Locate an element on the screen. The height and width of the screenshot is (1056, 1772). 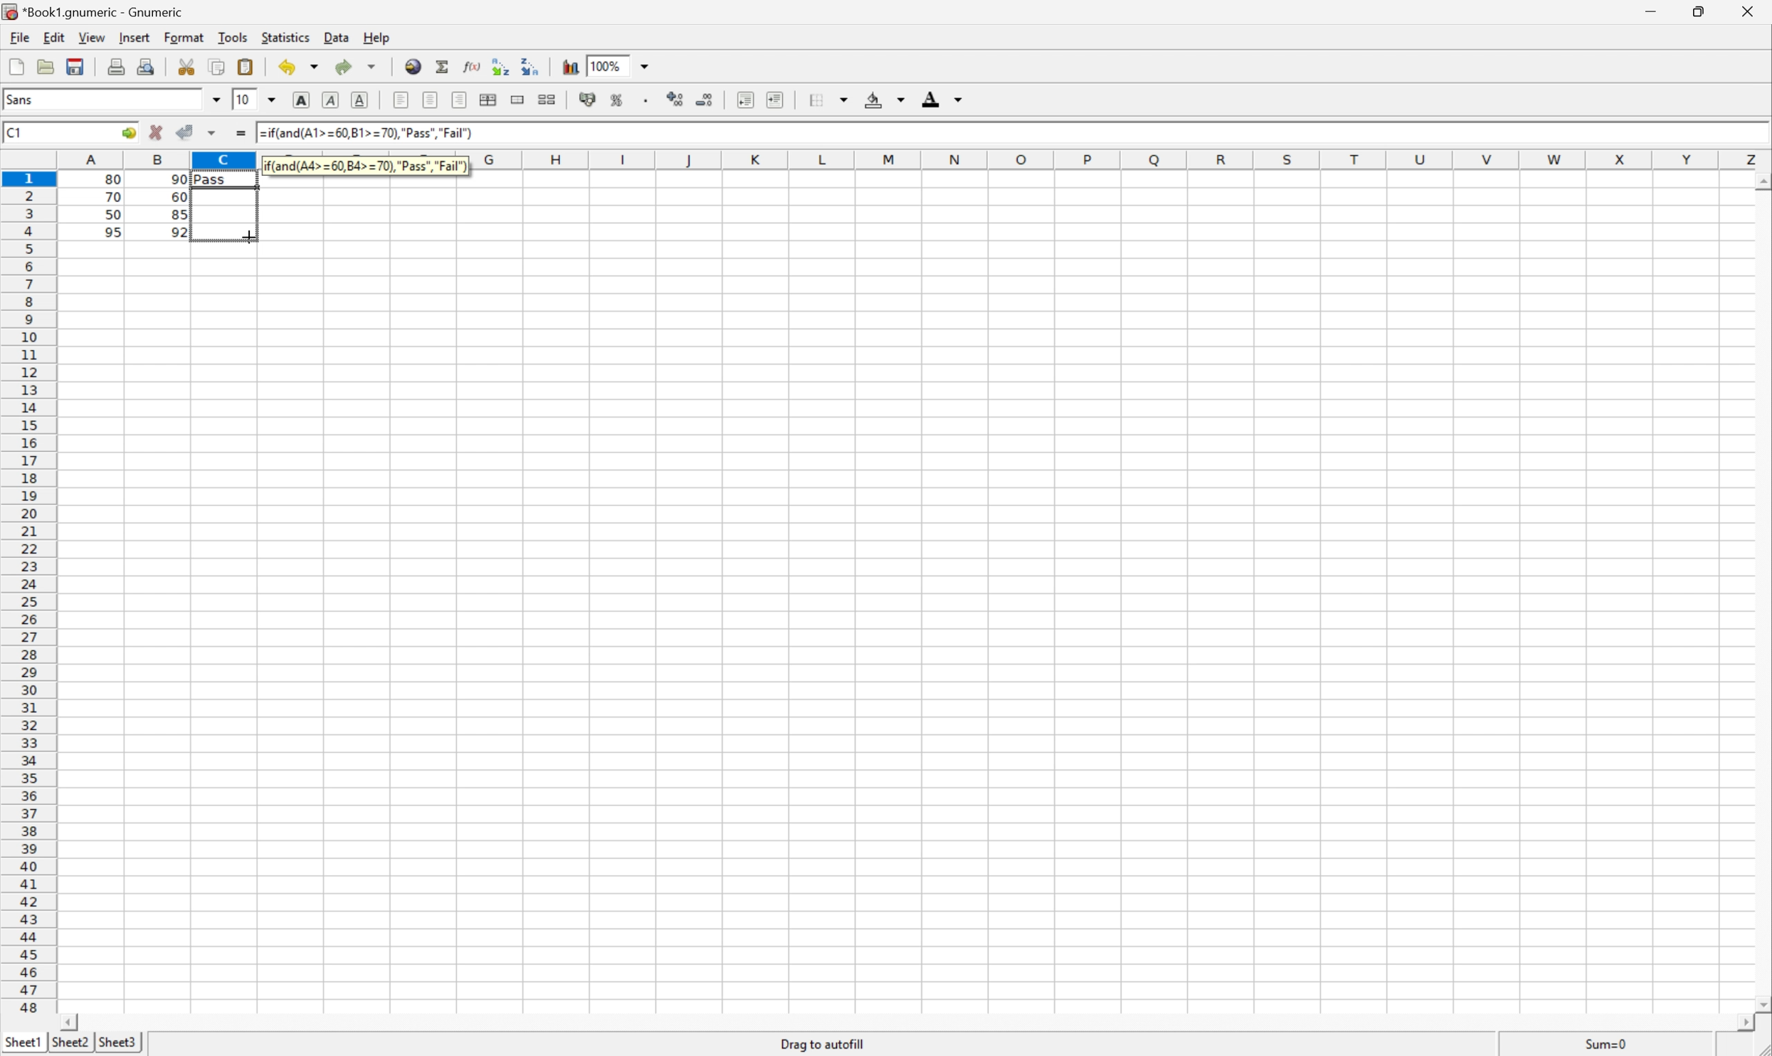
Align Right is located at coordinates (400, 100).